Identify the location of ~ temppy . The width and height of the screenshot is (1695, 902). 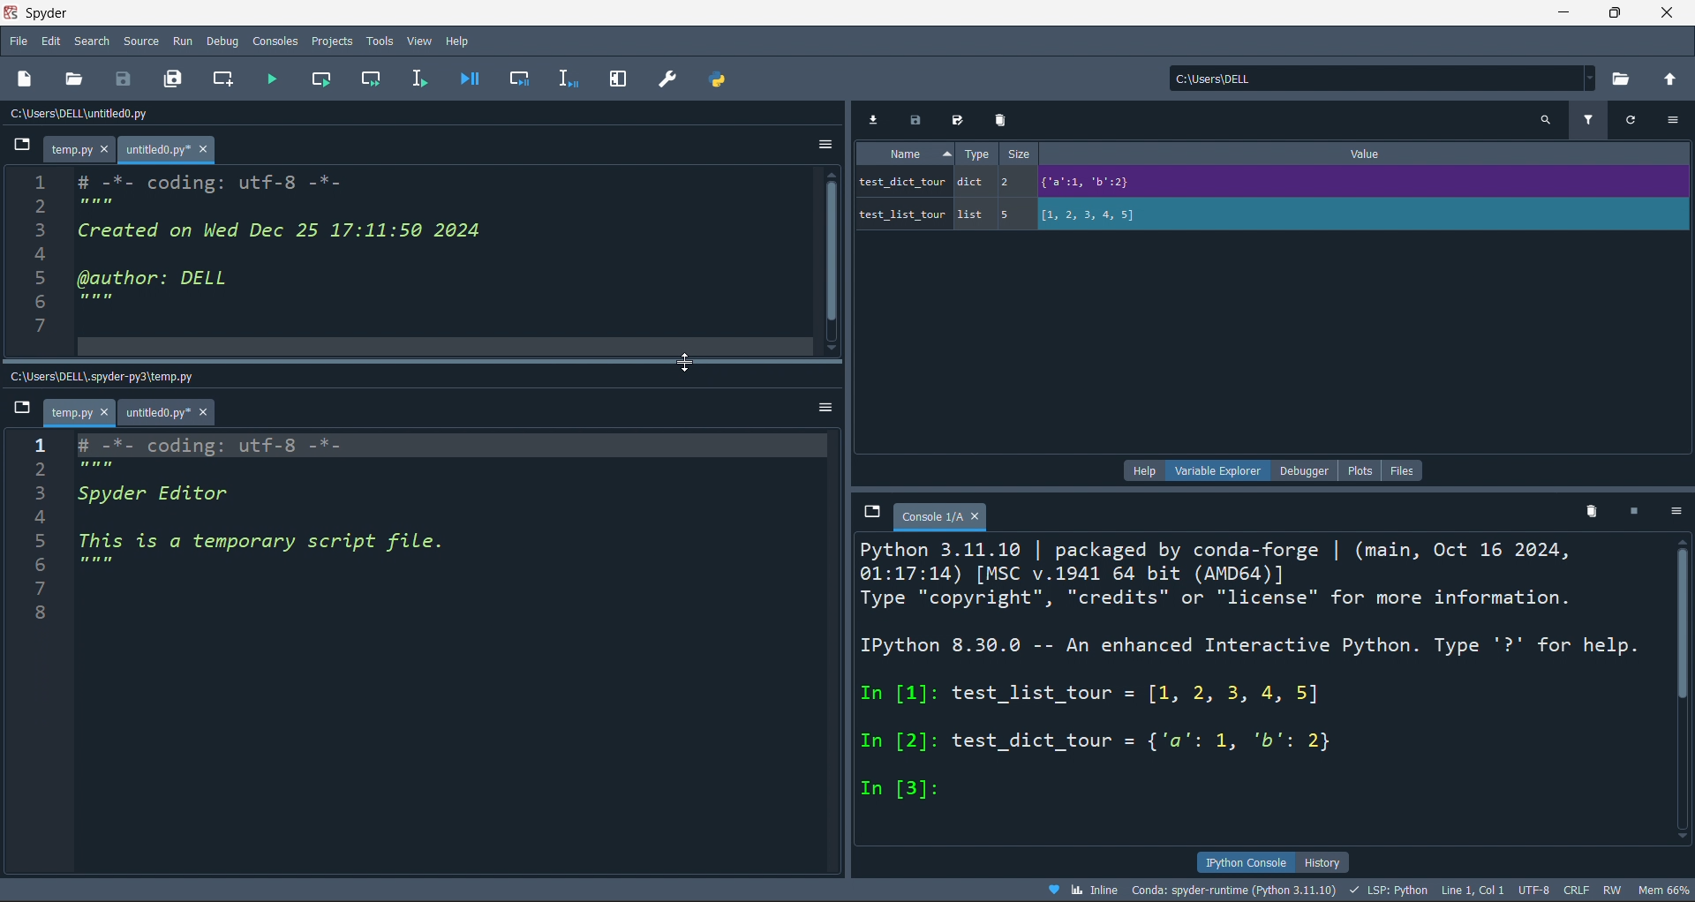
(77, 413).